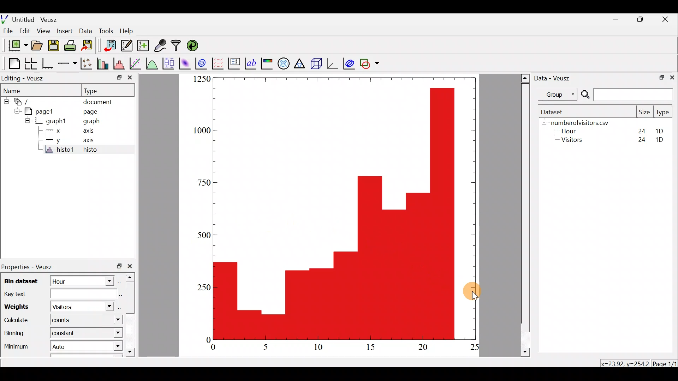 This screenshot has height=381, width=678. I want to click on Export to graphics format, so click(90, 46).